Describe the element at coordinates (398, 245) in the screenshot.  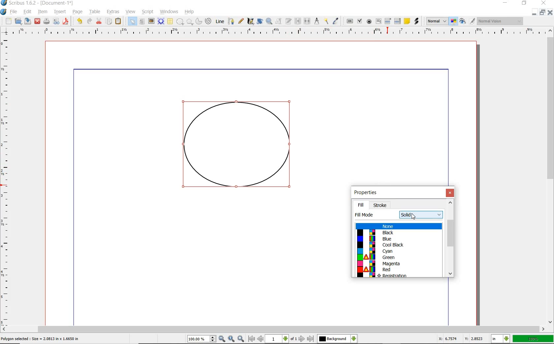
I see `color` at that location.